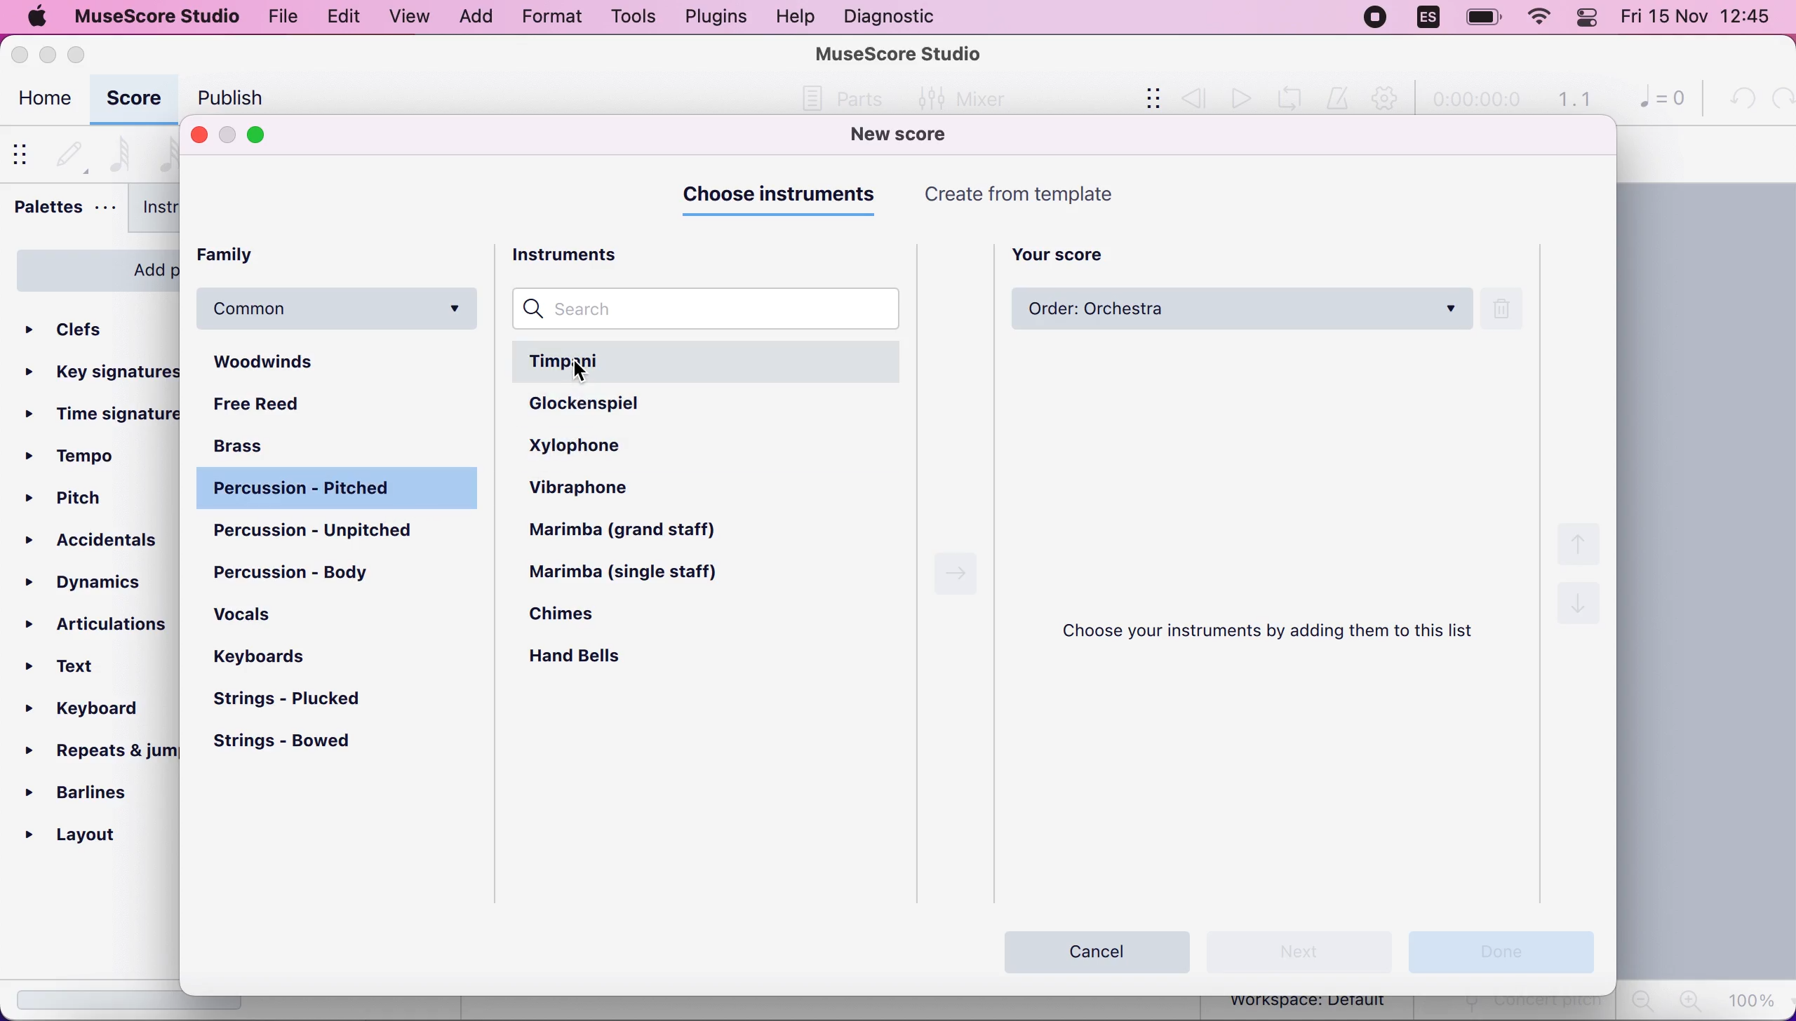  What do you see at coordinates (79, 668) in the screenshot?
I see `text` at bounding box center [79, 668].